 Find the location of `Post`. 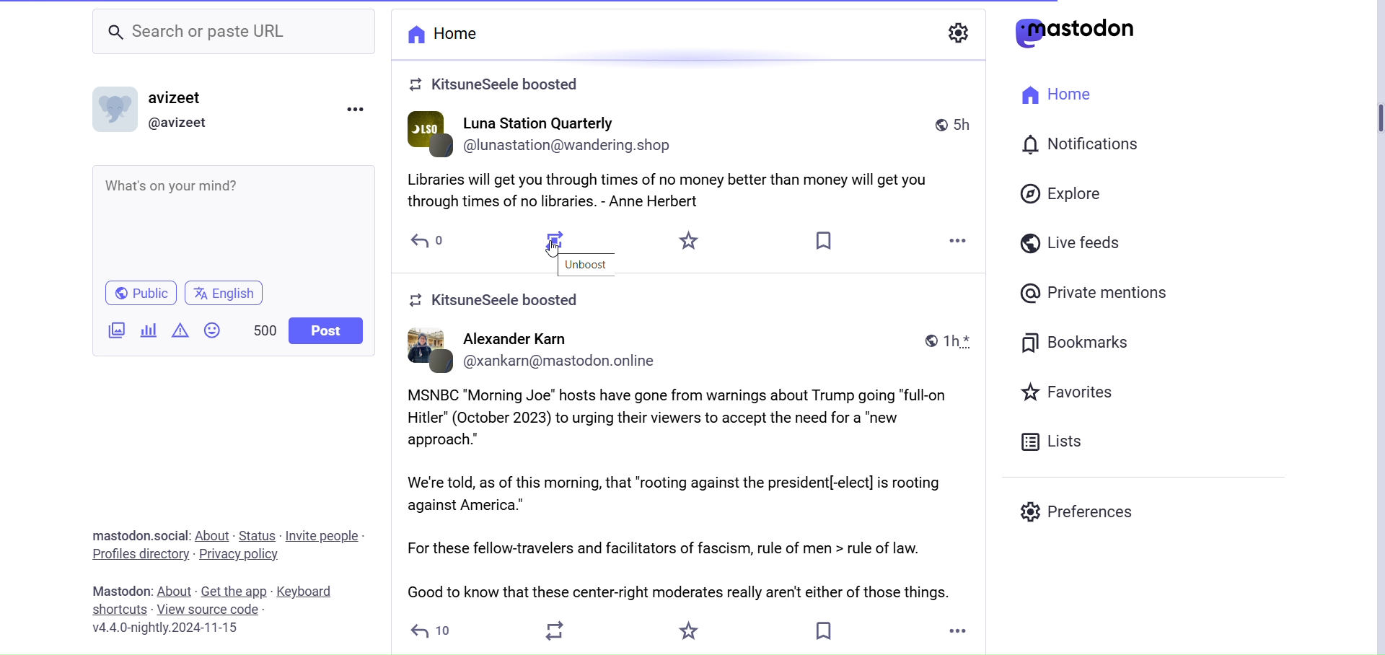

Post is located at coordinates (694, 465).